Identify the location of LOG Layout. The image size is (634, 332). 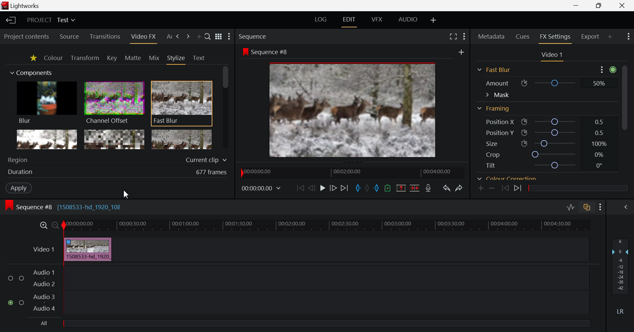
(321, 21).